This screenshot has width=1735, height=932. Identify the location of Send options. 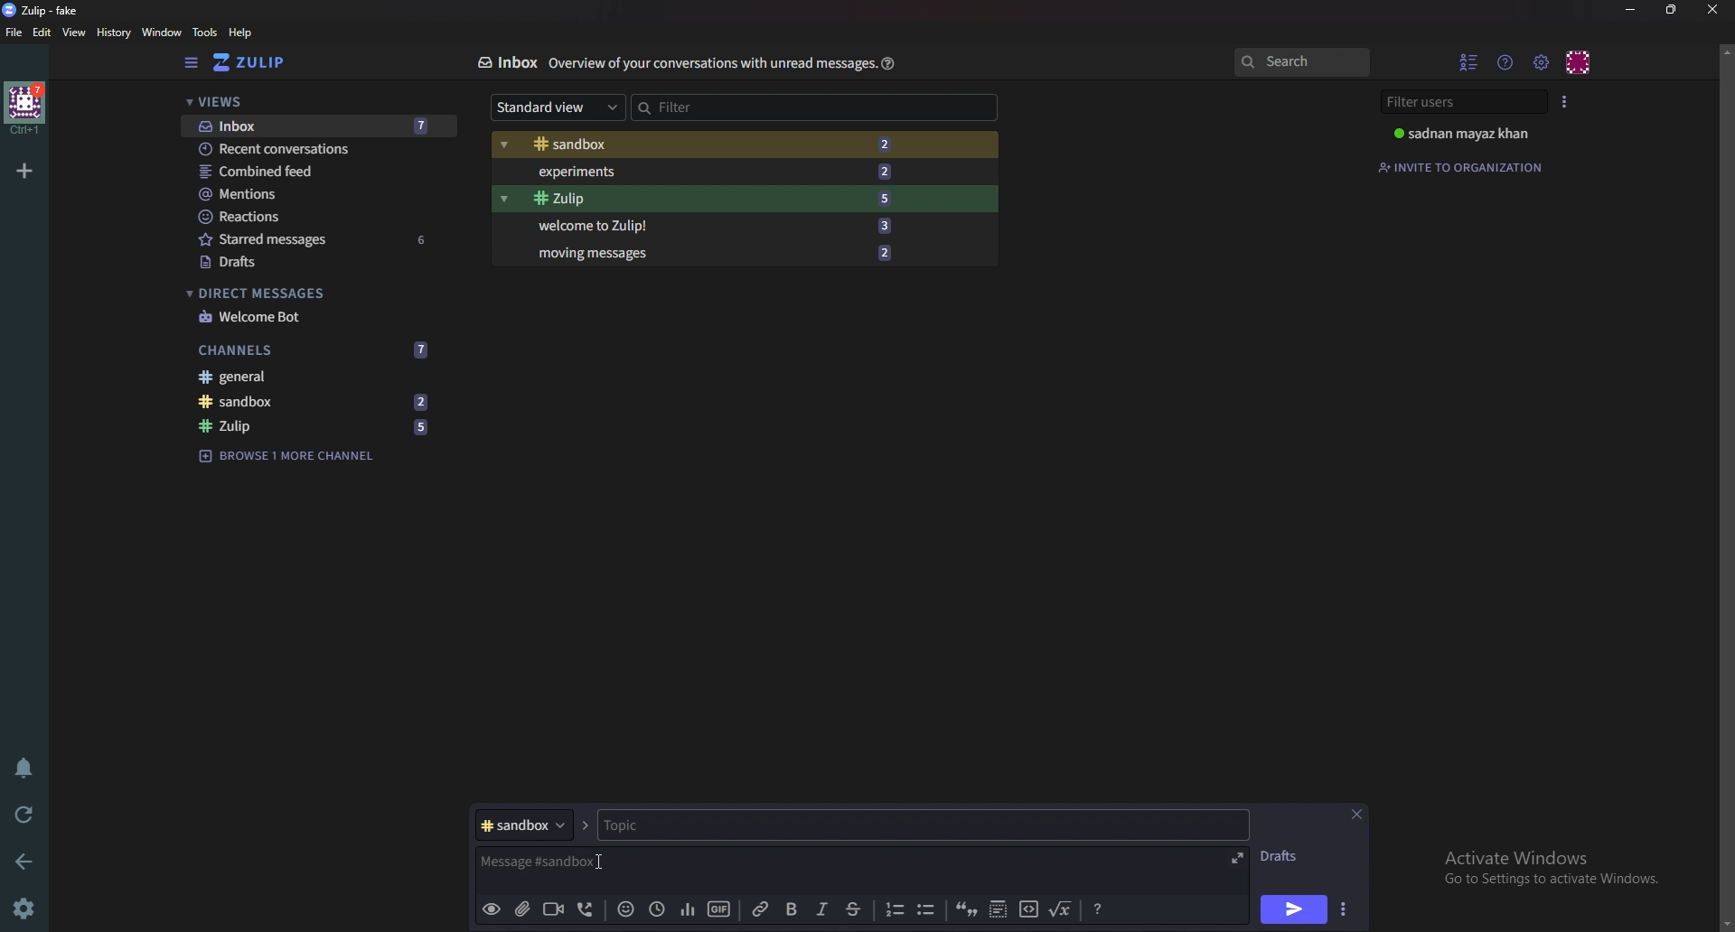
(1342, 911).